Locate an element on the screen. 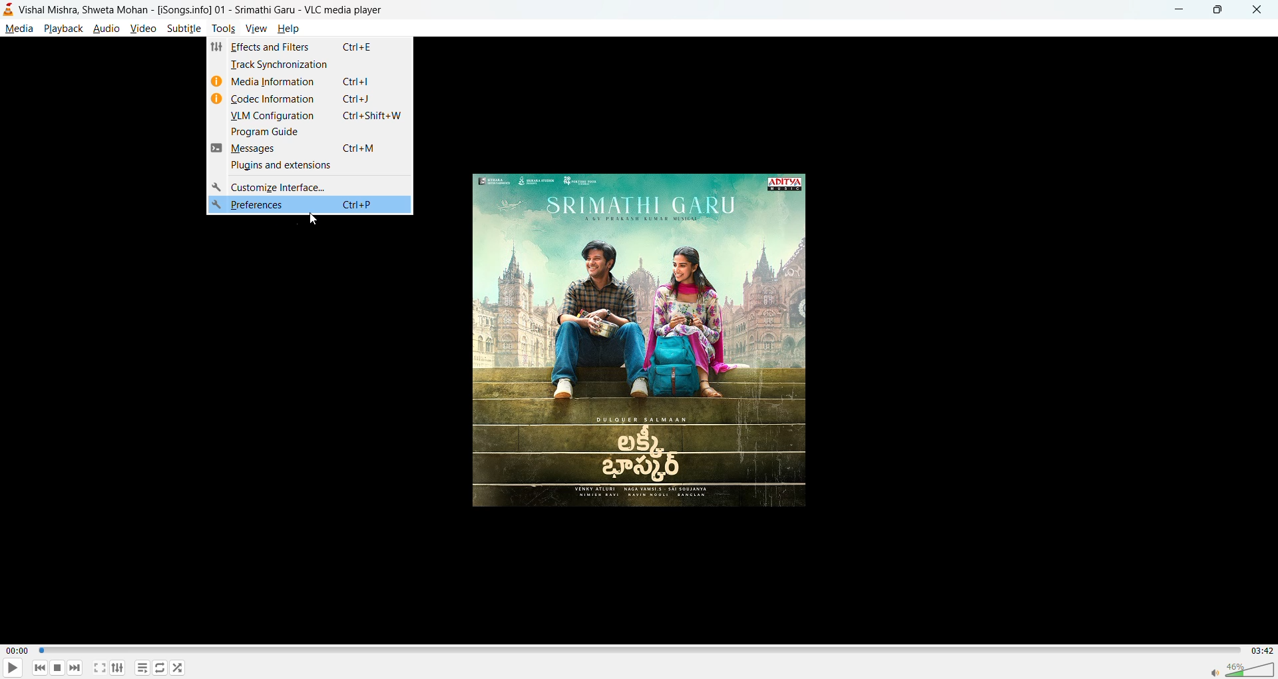 Image resolution: width=1278 pixels, height=679 pixels. subtitle is located at coordinates (184, 28).